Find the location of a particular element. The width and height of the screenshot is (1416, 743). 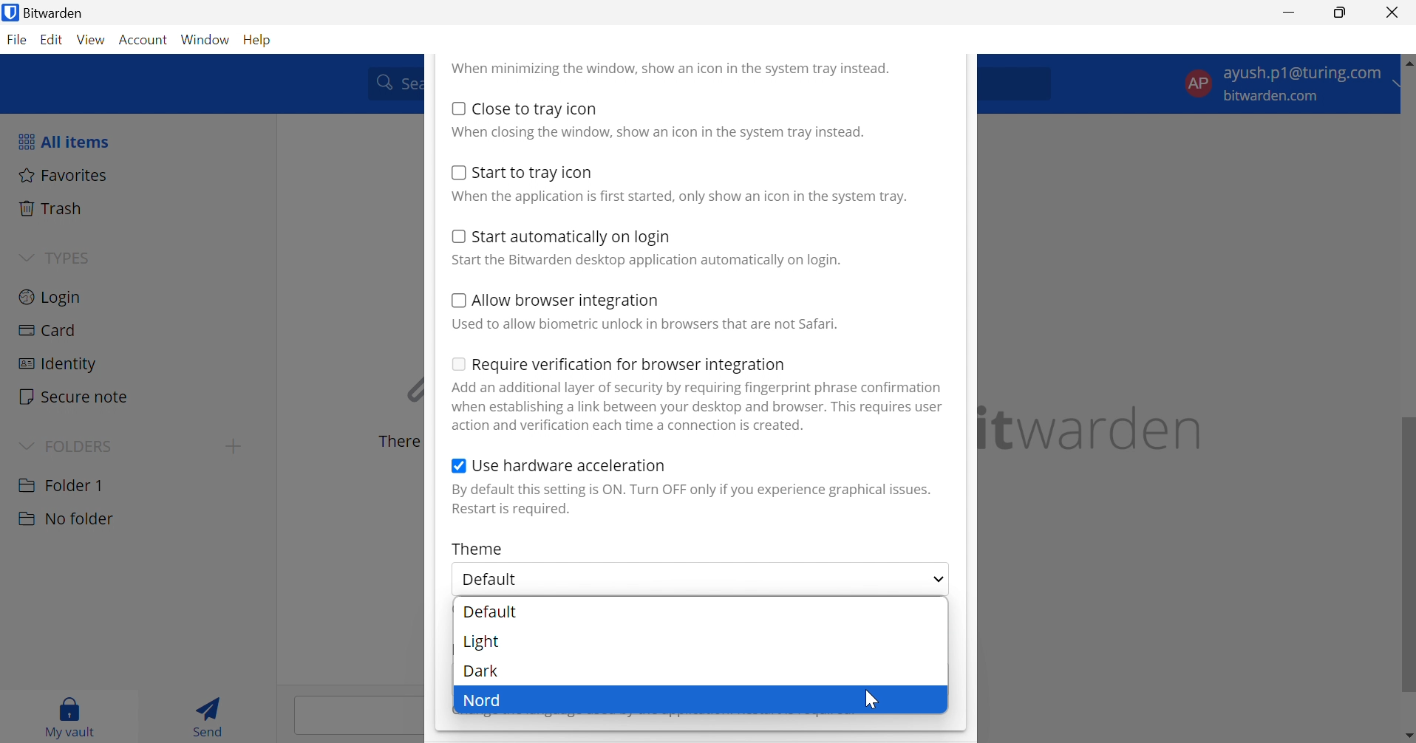

Drop Down is located at coordinates (25, 444).